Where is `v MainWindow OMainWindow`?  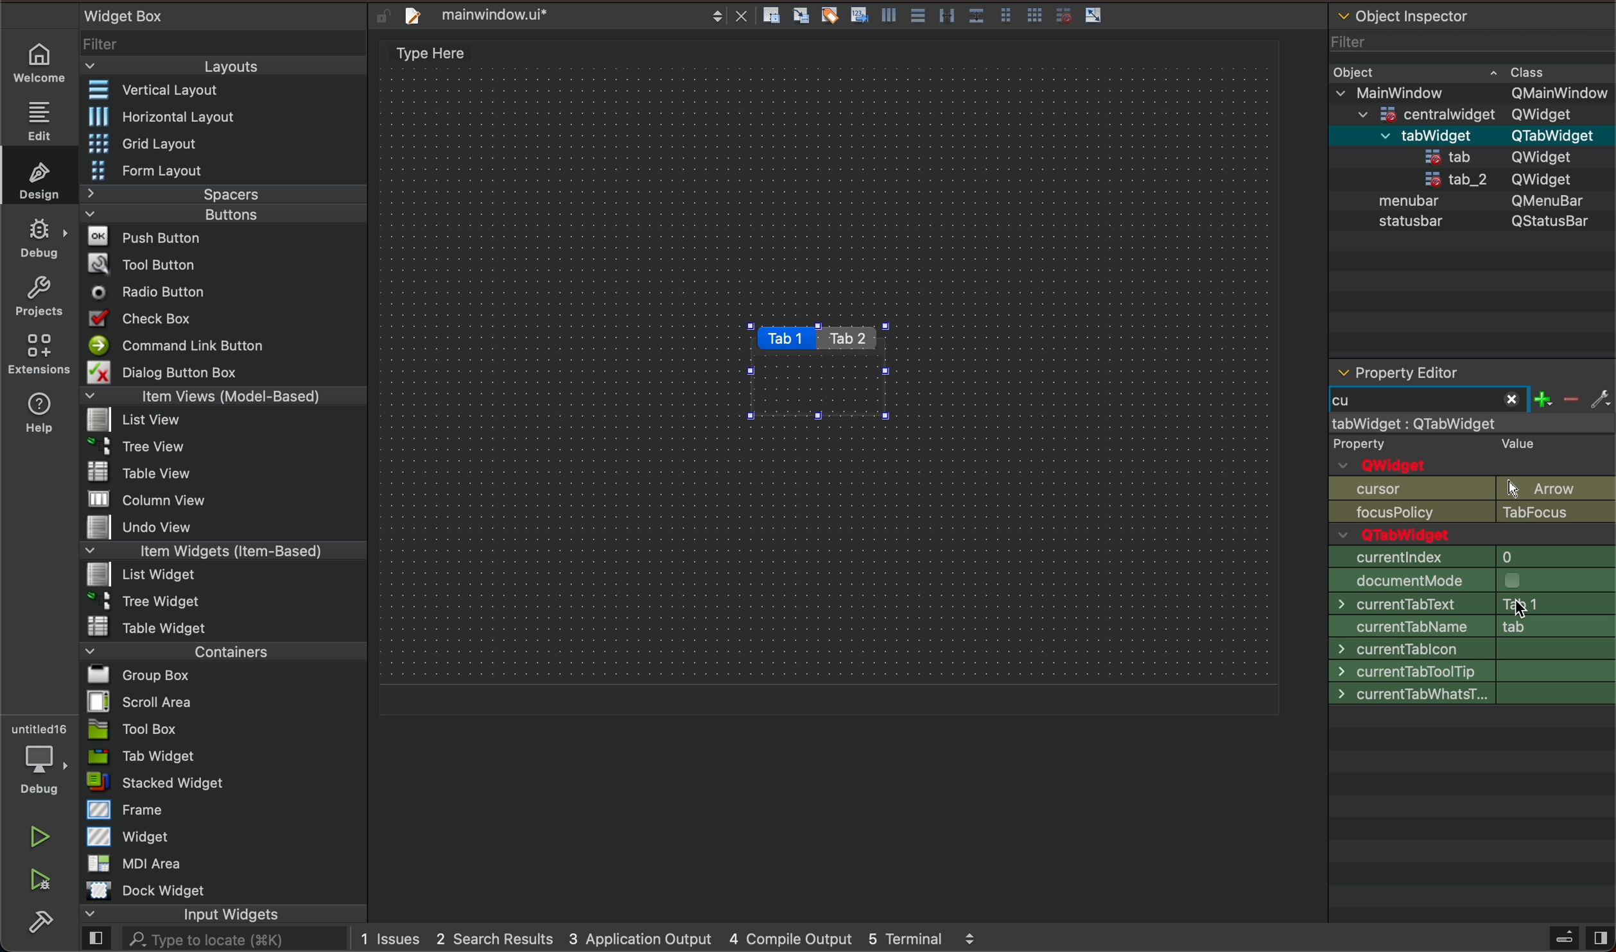
v MainWindow OMainWindow is located at coordinates (1473, 91).